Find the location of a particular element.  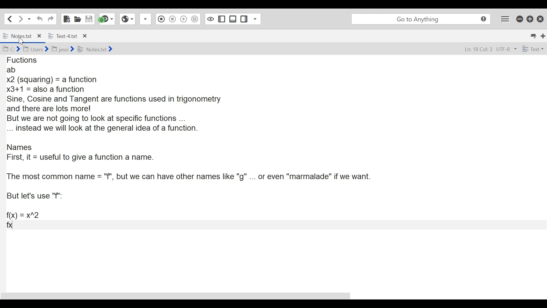

c: is located at coordinates (11, 49).